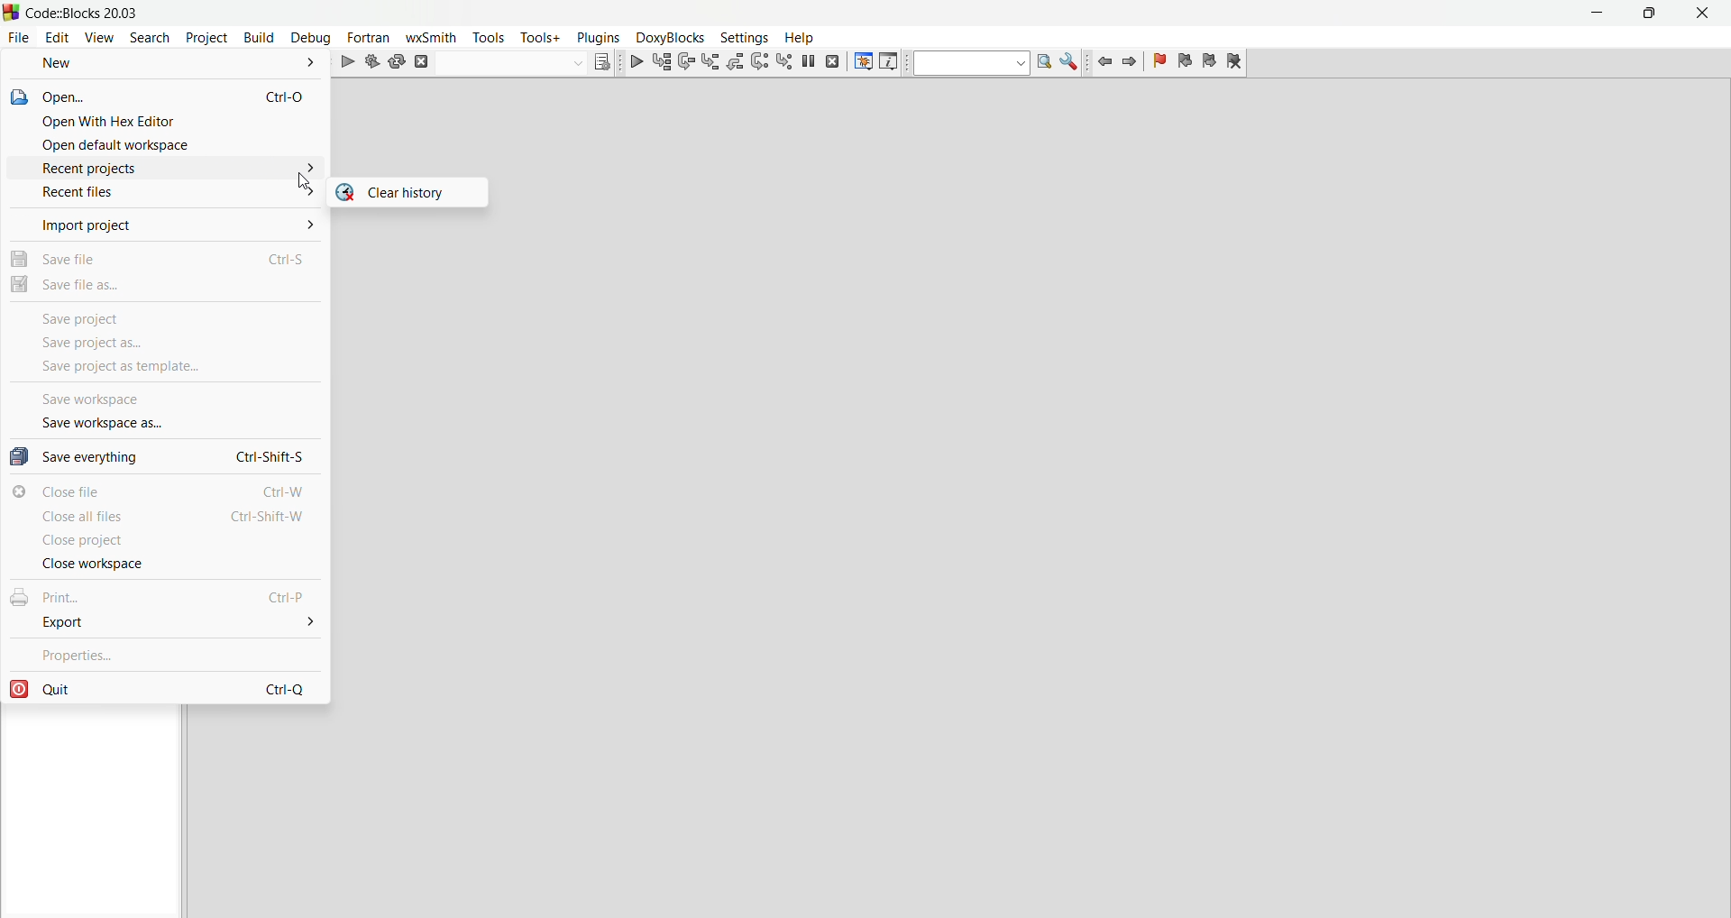 Image resolution: width=1731 pixels, height=918 pixels. I want to click on project, so click(207, 38).